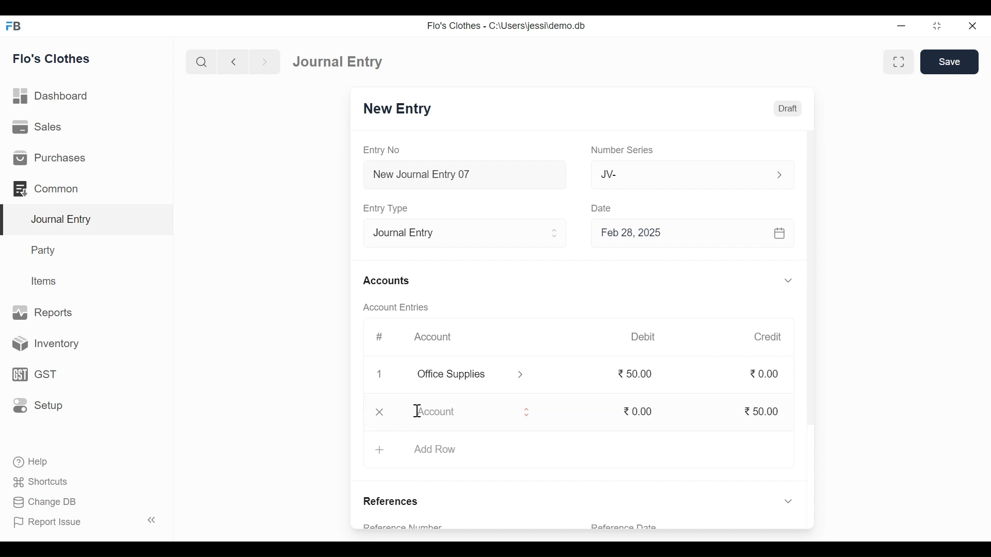  I want to click on New Entry, so click(400, 109).